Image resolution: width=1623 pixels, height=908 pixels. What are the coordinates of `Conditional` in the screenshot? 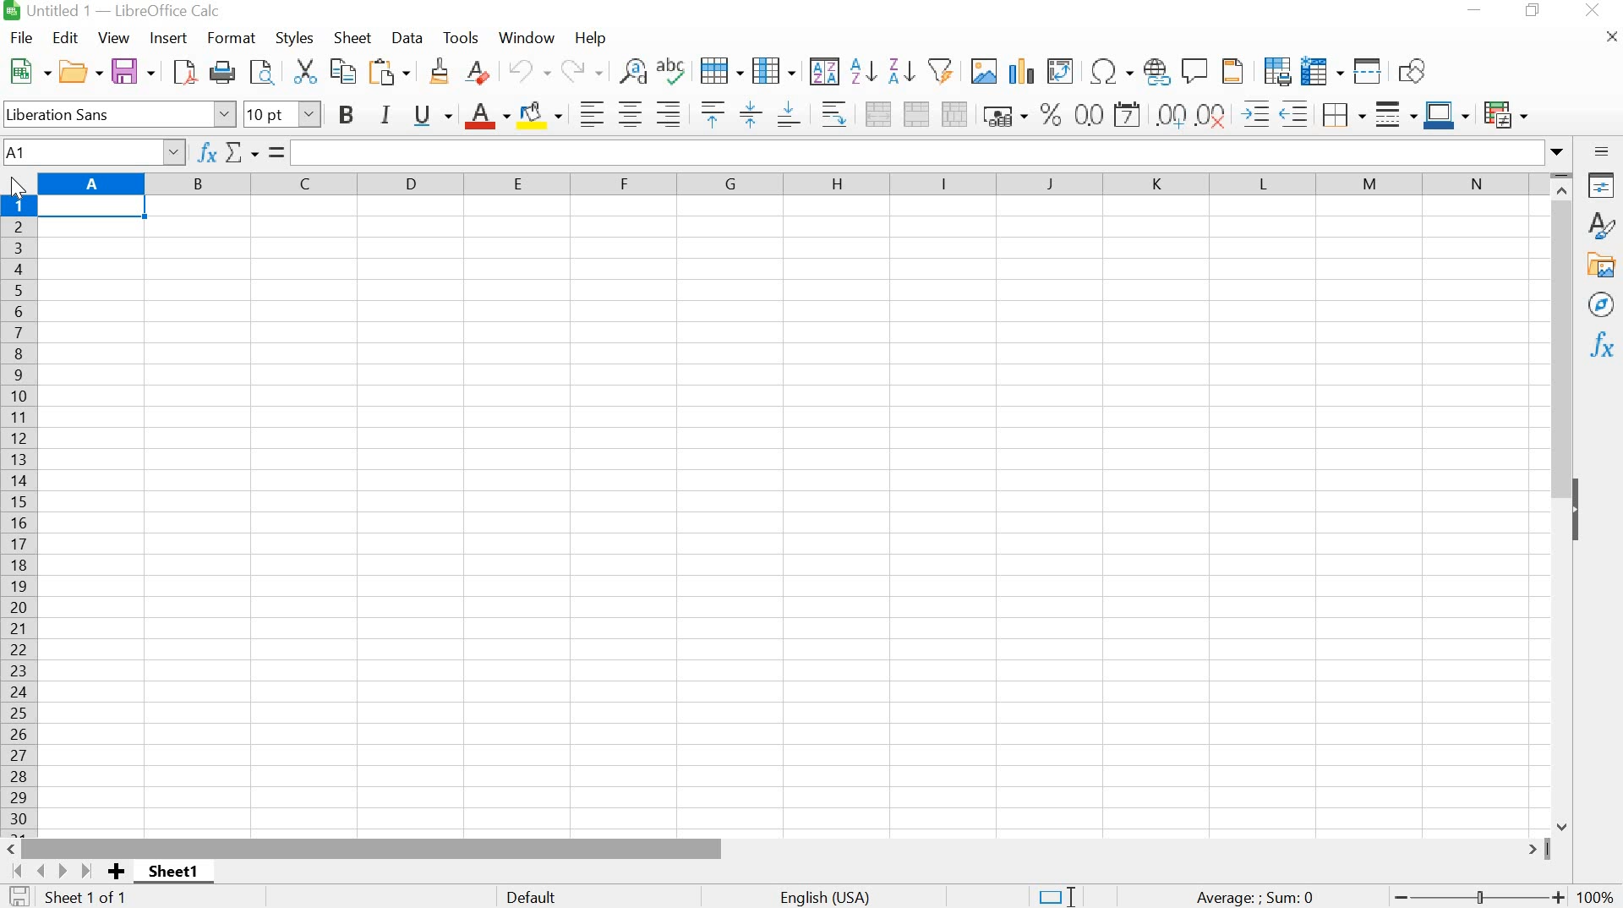 It's located at (1510, 116).